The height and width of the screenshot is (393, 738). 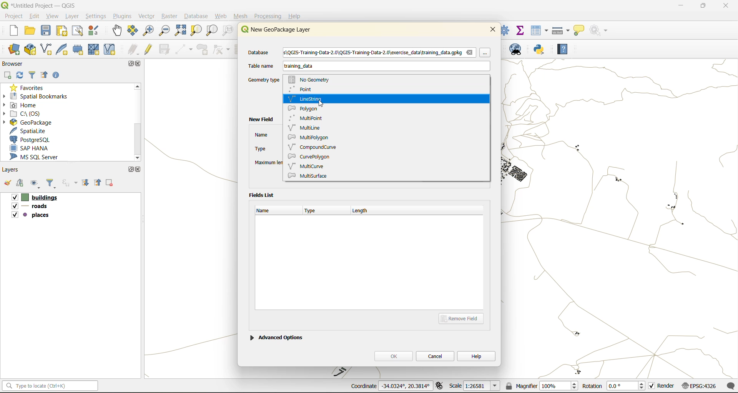 What do you see at coordinates (295, 16) in the screenshot?
I see `Help` at bounding box center [295, 16].